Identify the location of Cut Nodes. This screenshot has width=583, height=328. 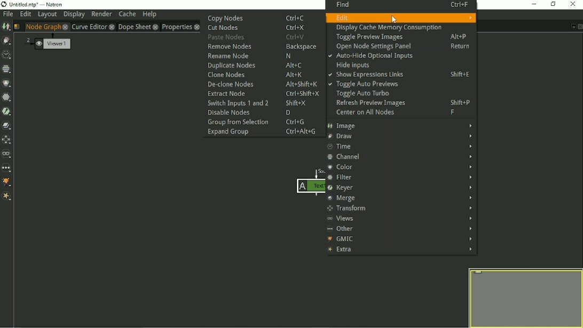
(256, 28).